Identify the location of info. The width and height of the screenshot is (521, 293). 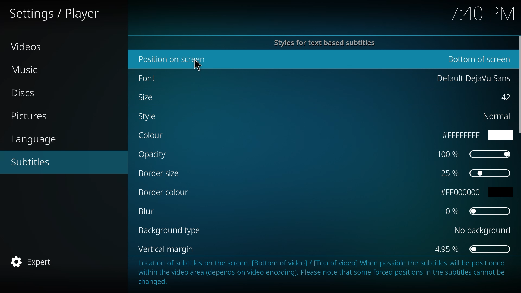
(320, 273).